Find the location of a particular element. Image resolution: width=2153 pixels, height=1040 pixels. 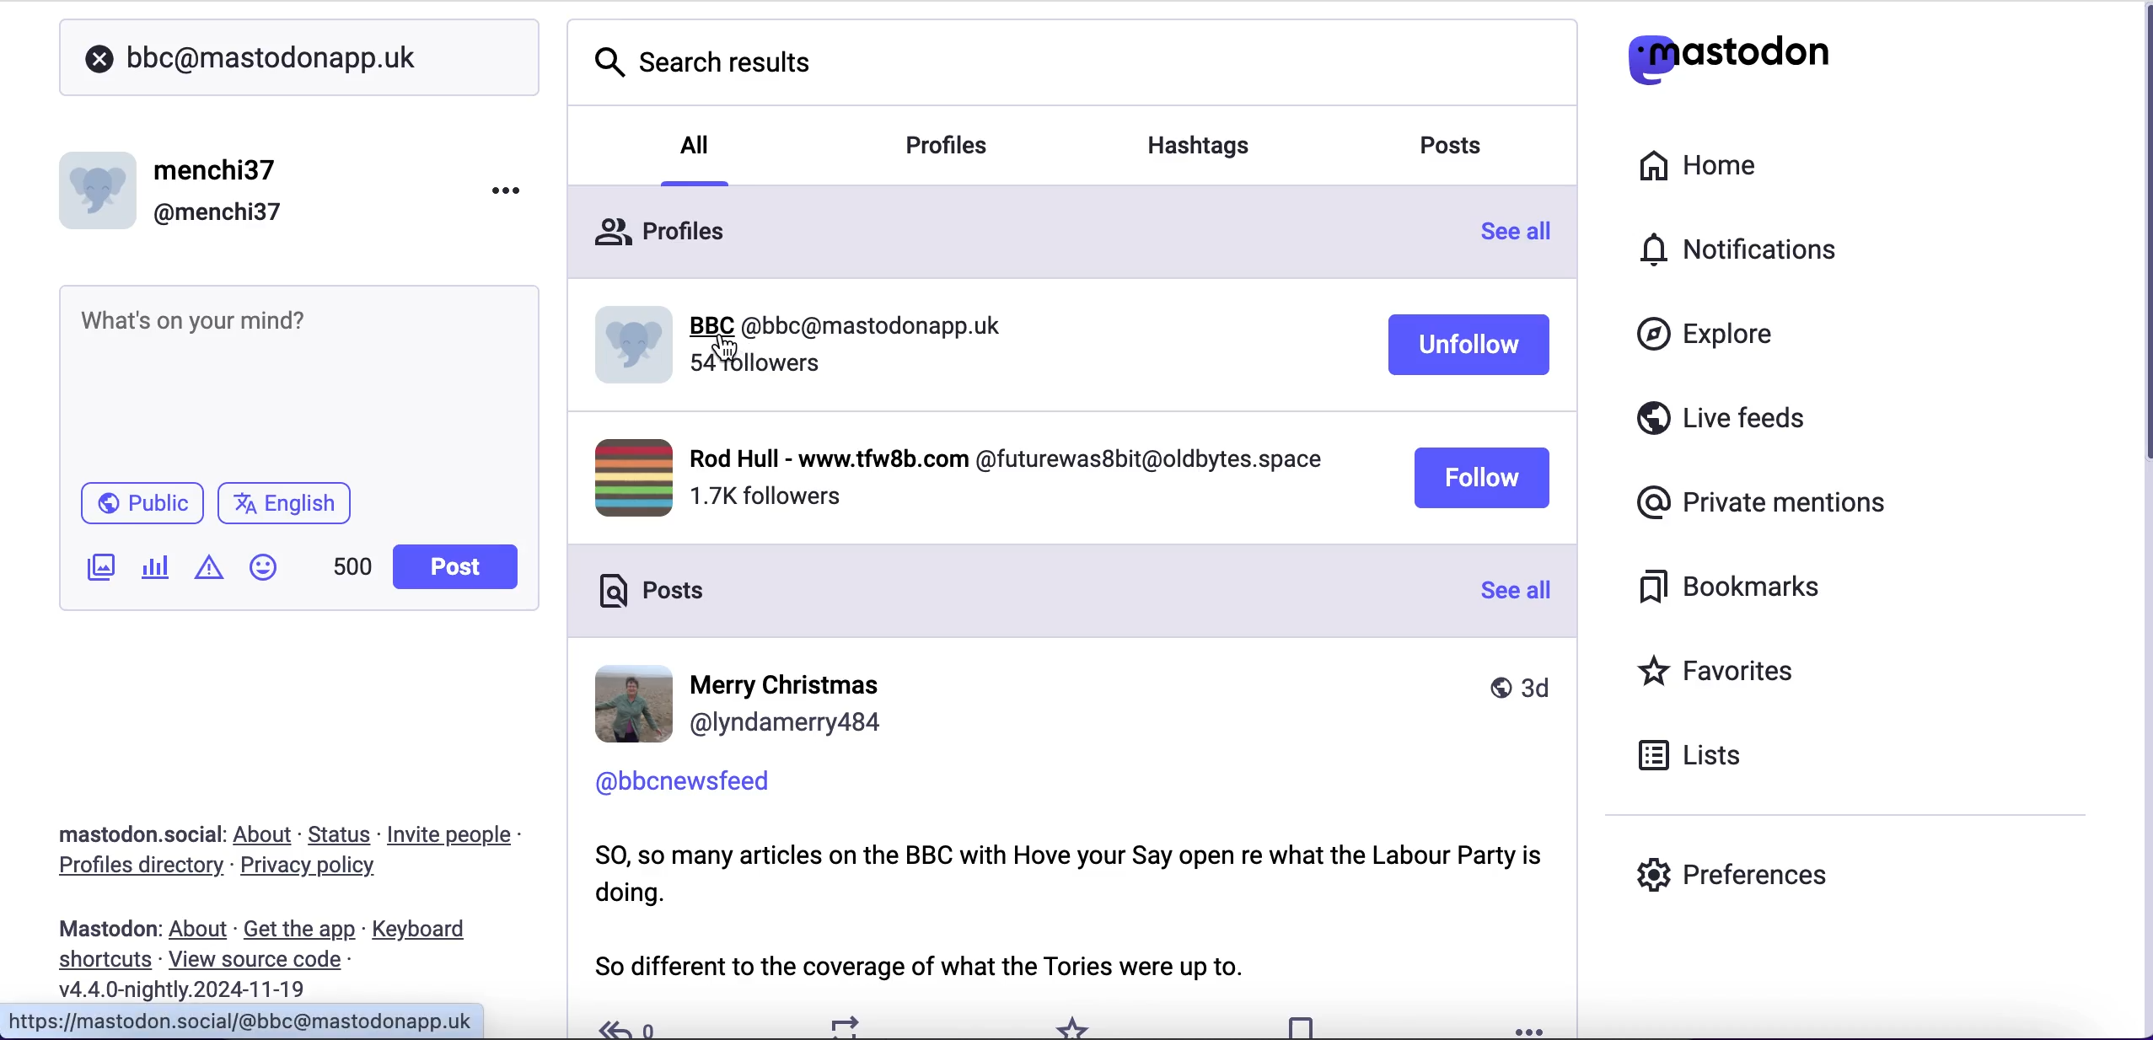

explore is located at coordinates (1721, 335).